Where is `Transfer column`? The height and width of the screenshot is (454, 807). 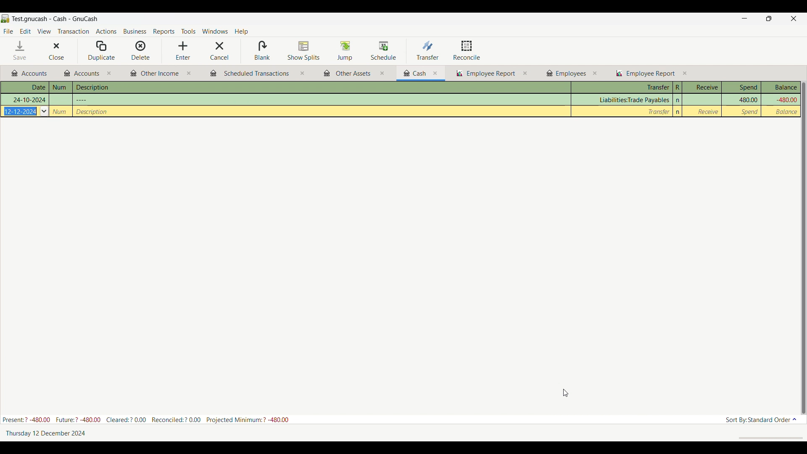 Transfer column is located at coordinates (659, 111).